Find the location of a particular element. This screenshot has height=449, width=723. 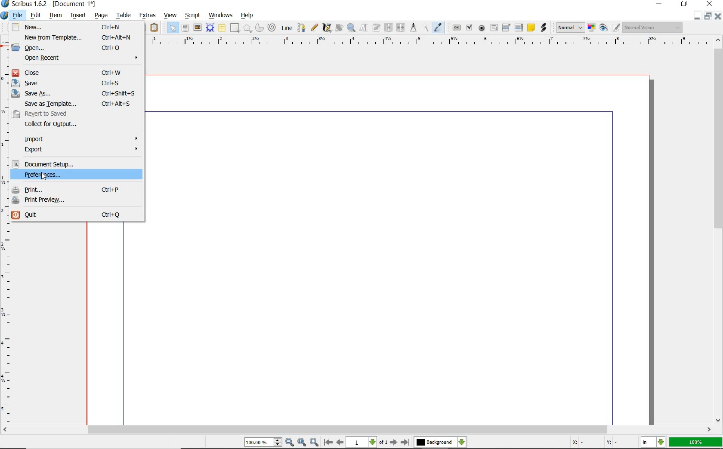

close is located at coordinates (718, 16).